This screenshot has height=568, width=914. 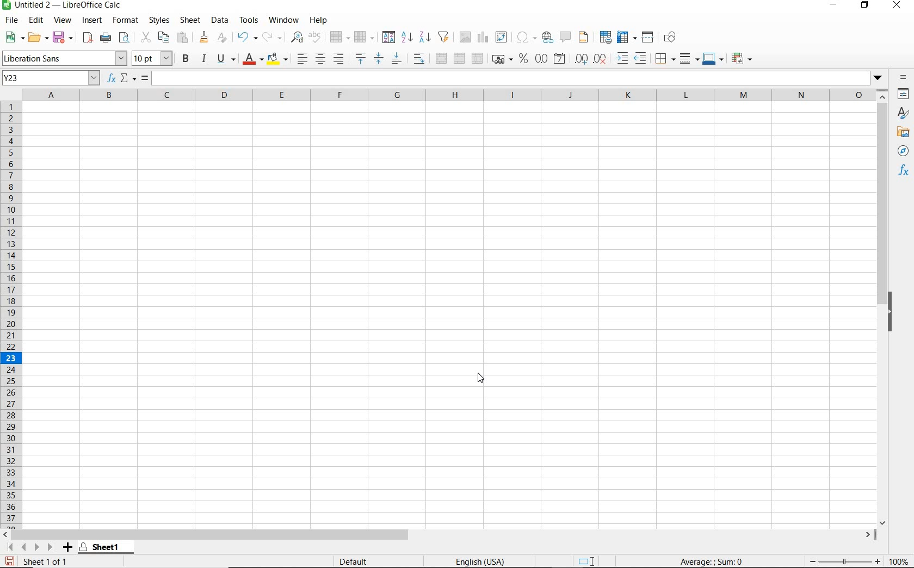 What do you see at coordinates (38, 561) in the screenshot?
I see `Sheet 1 of 1` at bounding box center [38, 561].